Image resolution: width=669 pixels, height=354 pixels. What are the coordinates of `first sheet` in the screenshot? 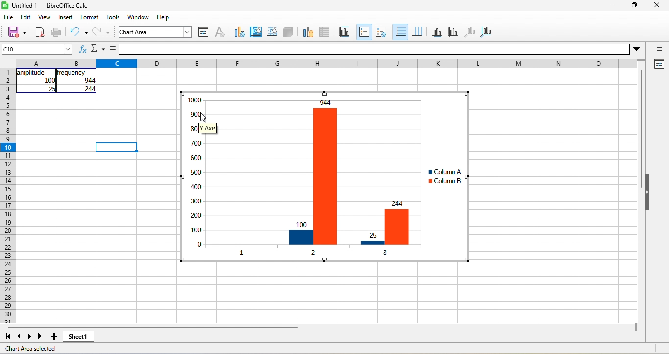 It's located at (7, 336).